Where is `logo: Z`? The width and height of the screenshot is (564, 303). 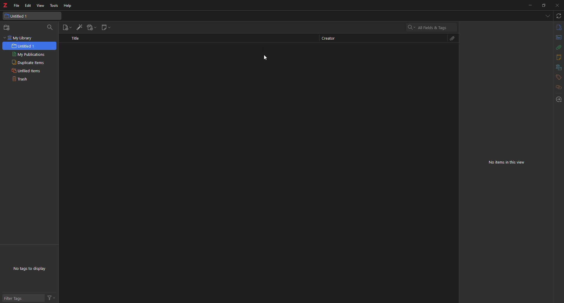 logo: Z is located at coordinates (6, 5).